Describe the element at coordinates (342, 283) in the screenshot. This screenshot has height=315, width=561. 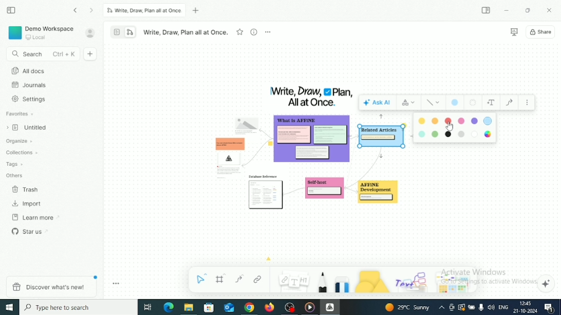
I see `Eraser` at that location.